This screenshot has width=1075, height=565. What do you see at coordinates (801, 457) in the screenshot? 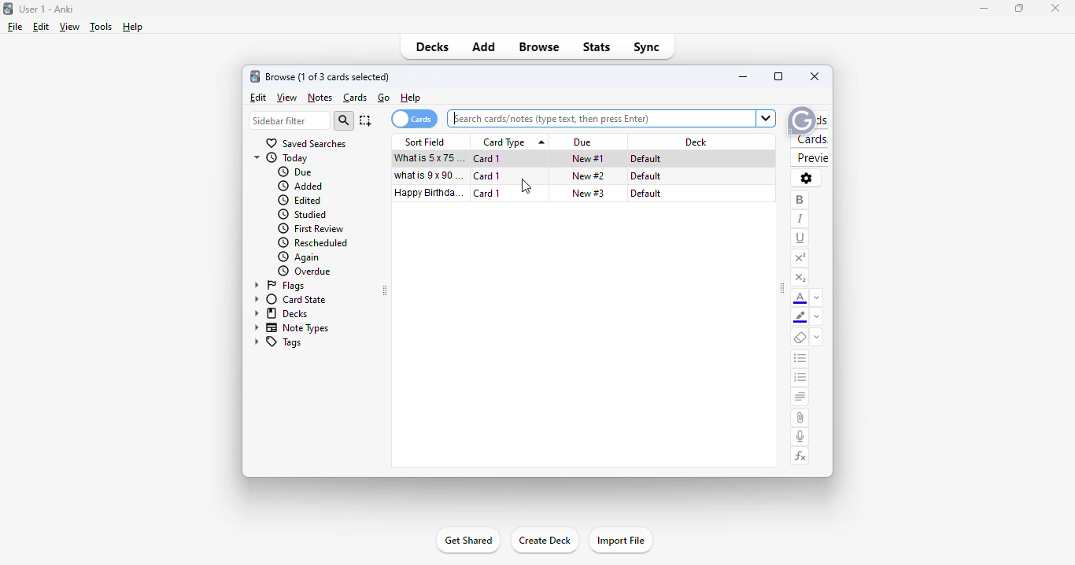
I see `equations` at bounding box center [801, 457].